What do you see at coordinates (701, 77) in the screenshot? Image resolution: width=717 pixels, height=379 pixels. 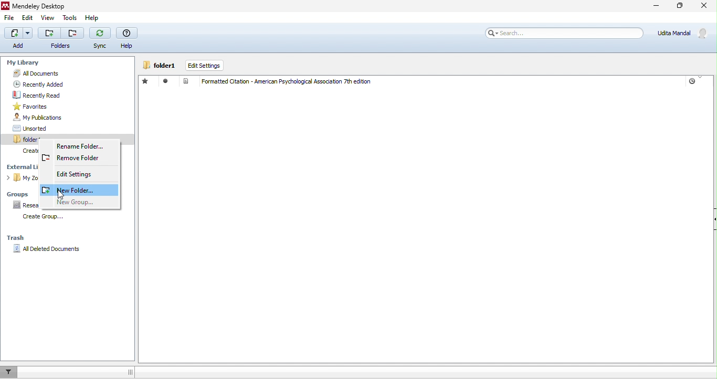 I see `Indicates current column sorting` at bounding box center [701, 77].